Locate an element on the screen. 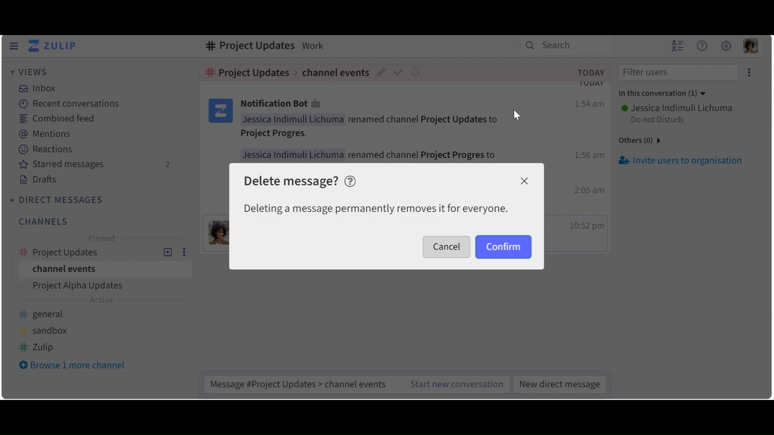  Filter users is located at coordinates (676, 73).